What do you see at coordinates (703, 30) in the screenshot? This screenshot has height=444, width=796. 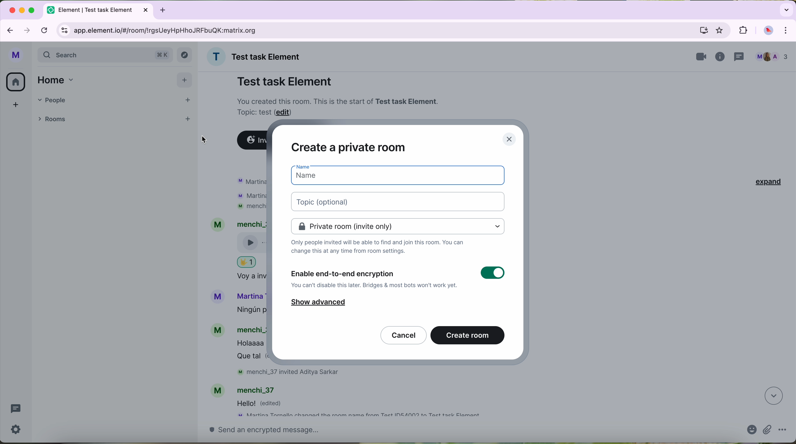 I see `computer` at bounding box center [703, 30].